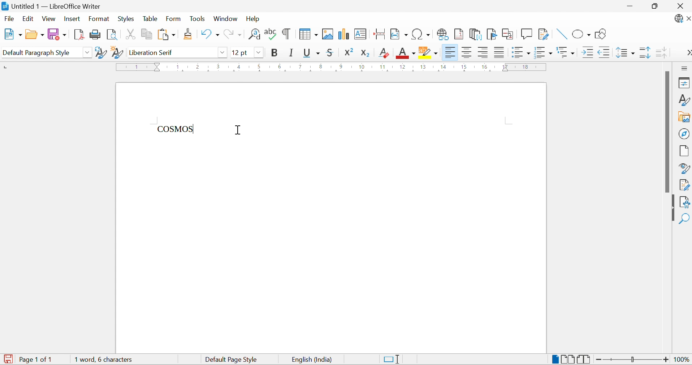 The height and width of the screenshot is (365, 692). Describe the element at coordinates (625, 53) in the screenshot. I see `Set Line Spacing` at that location.